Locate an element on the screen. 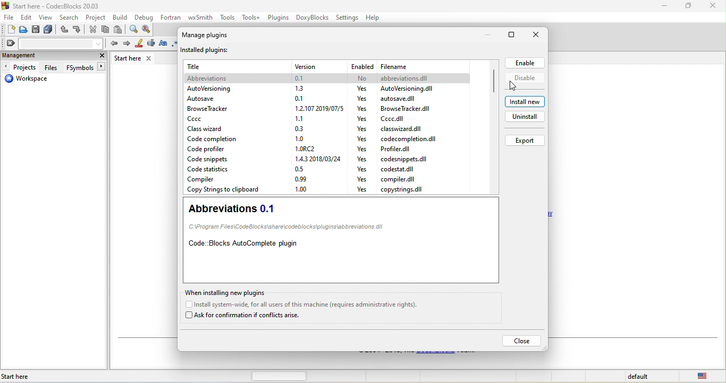  file is located at coordinates (403, 189).